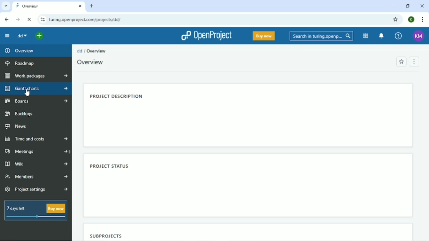  Describe the element at coordinates (36, 177) in the screenshot. I see `Members` at that location.